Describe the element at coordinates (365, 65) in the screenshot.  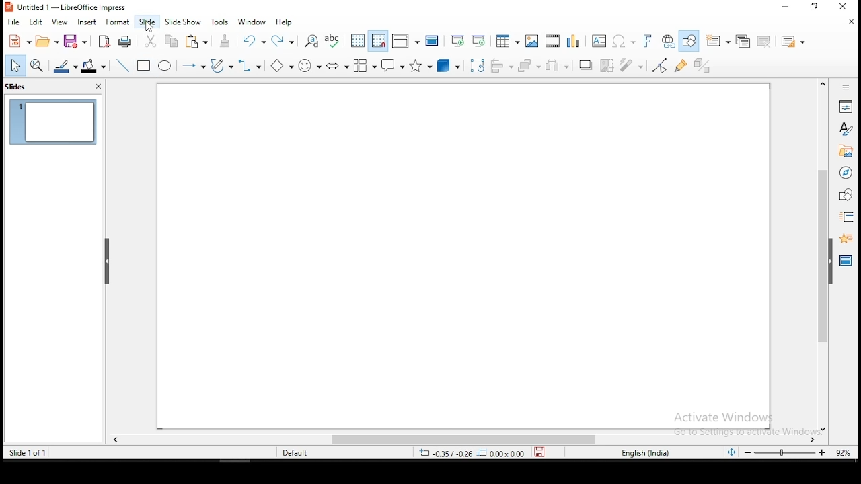
I see `flowchart` at that location.